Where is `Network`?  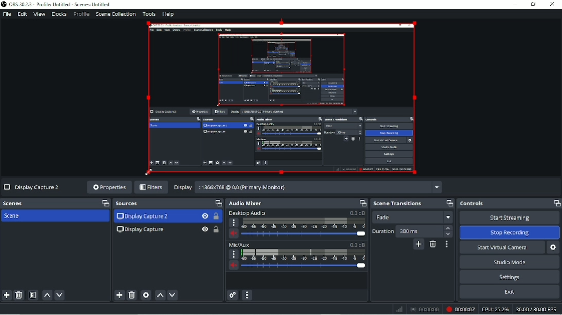 Network is located at coordinates (400, 309).